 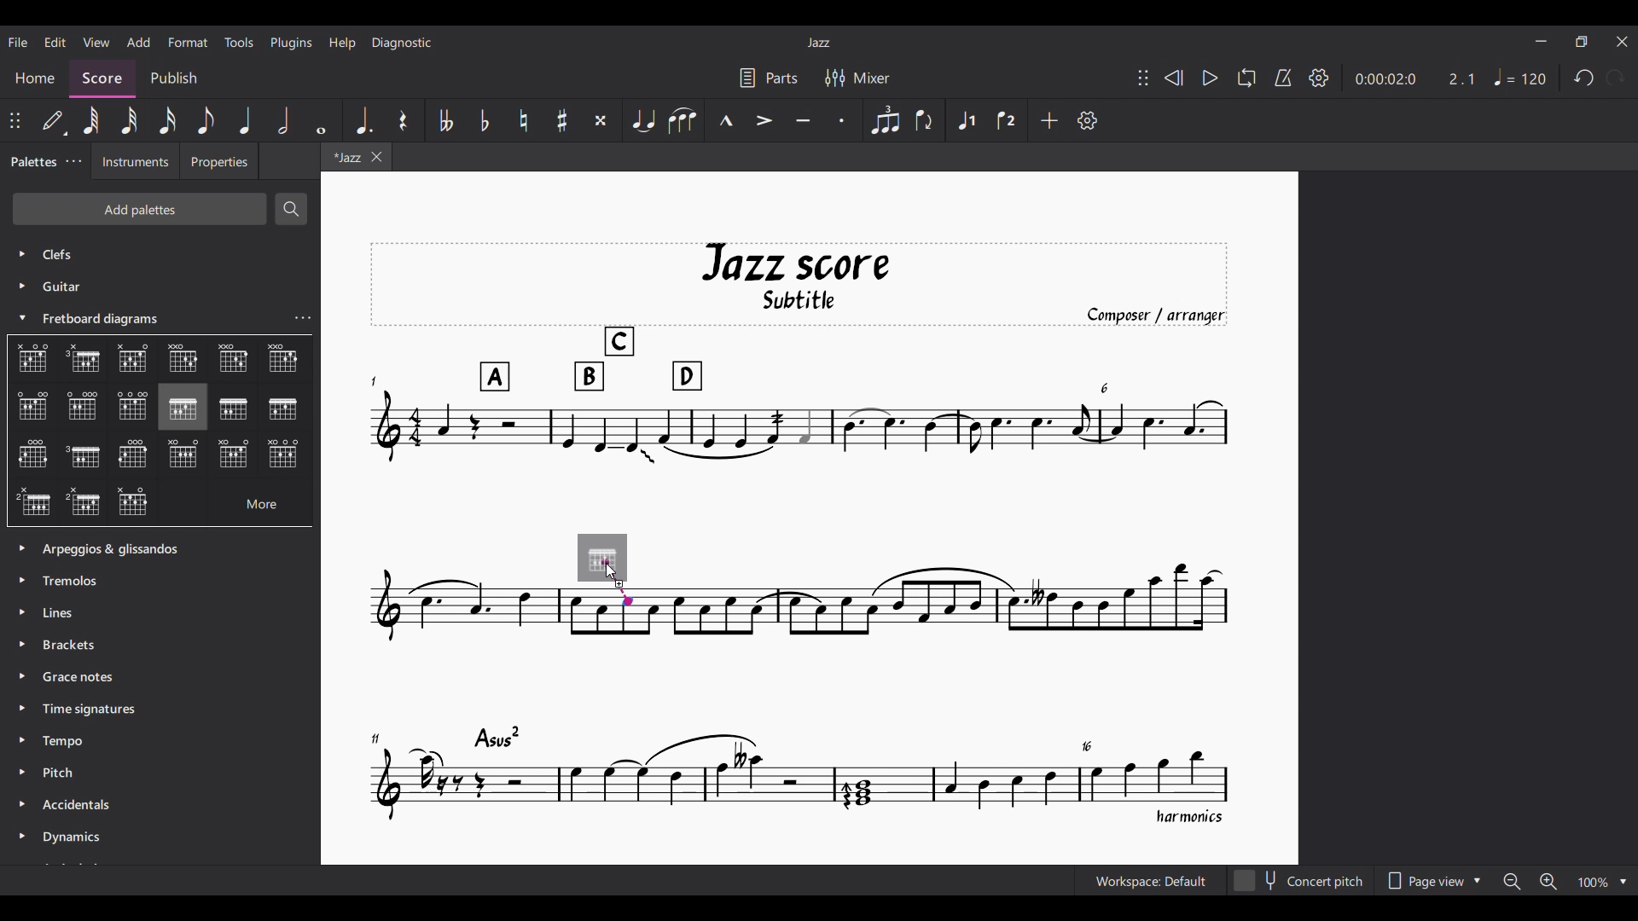 I want to click on Parts settings, so click(x=769, y=78).